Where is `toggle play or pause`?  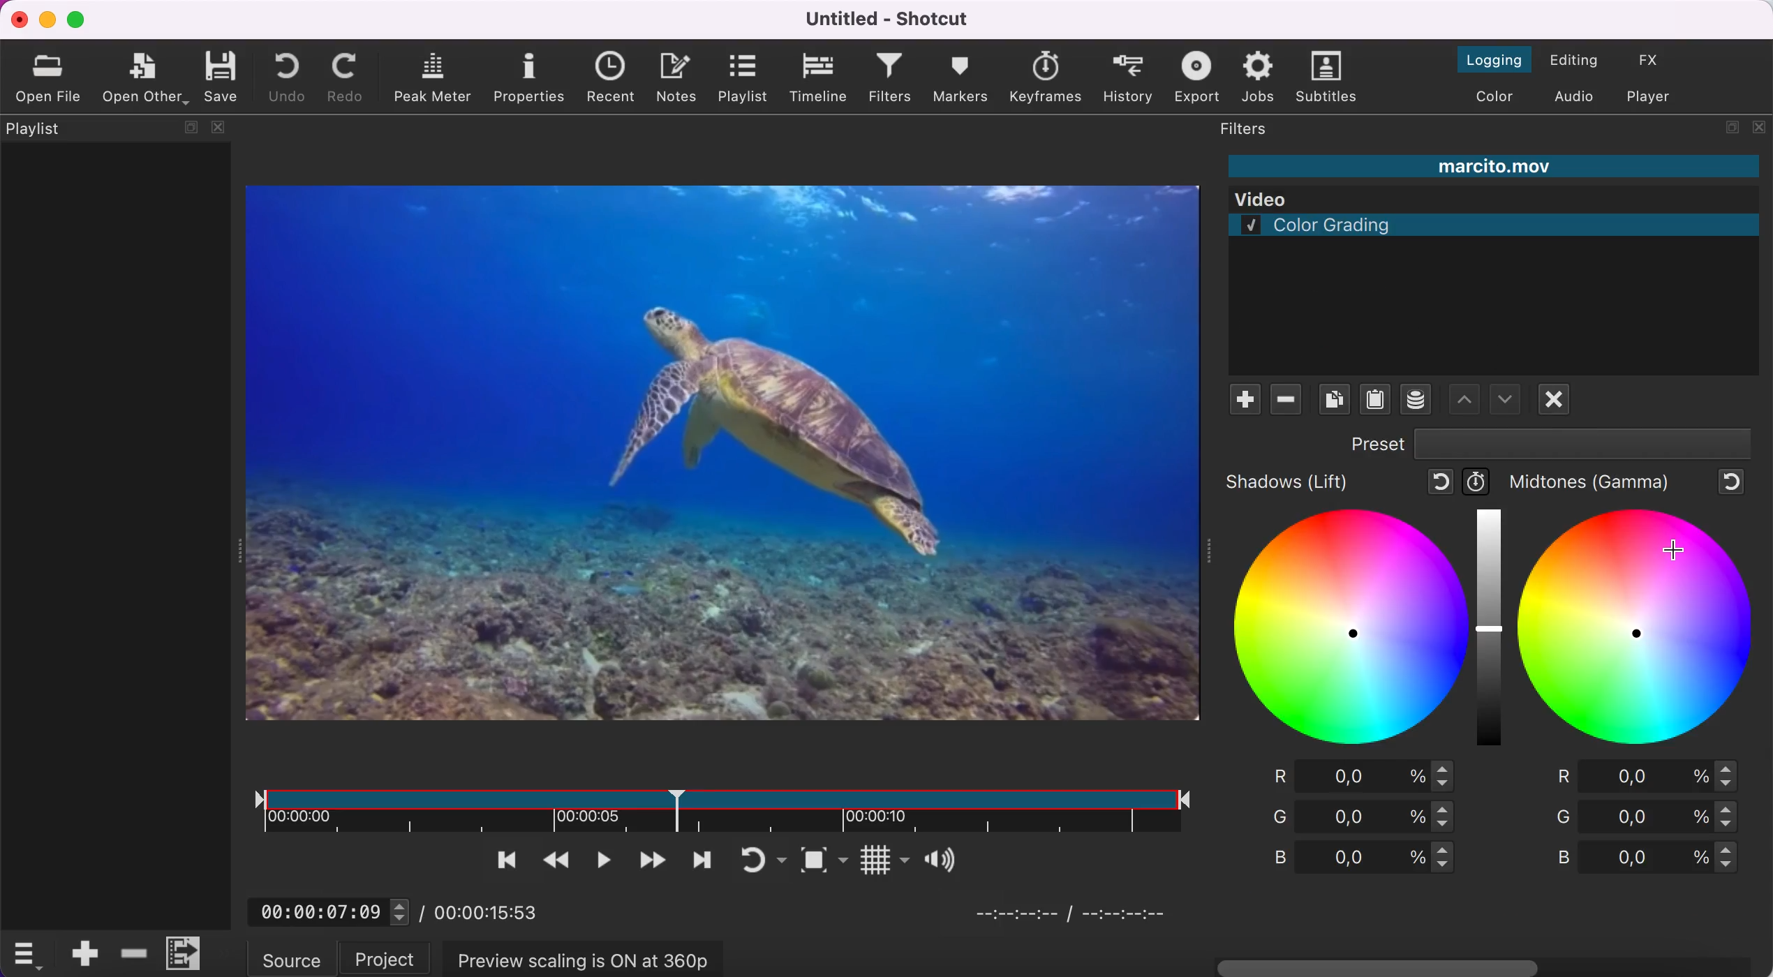
toggle play or pause is located at coordinates (600, 859).